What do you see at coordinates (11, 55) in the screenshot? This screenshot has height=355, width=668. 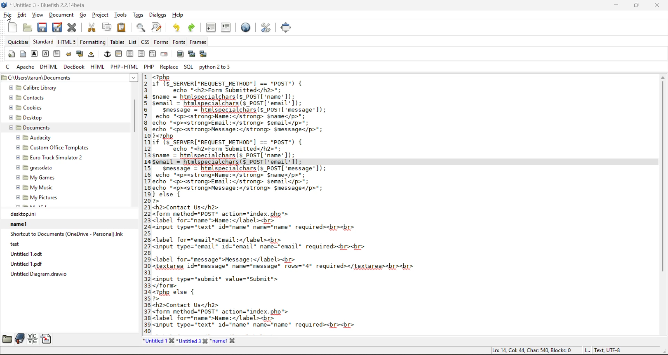 I see `quickstart` at bounding box center [11, 55].